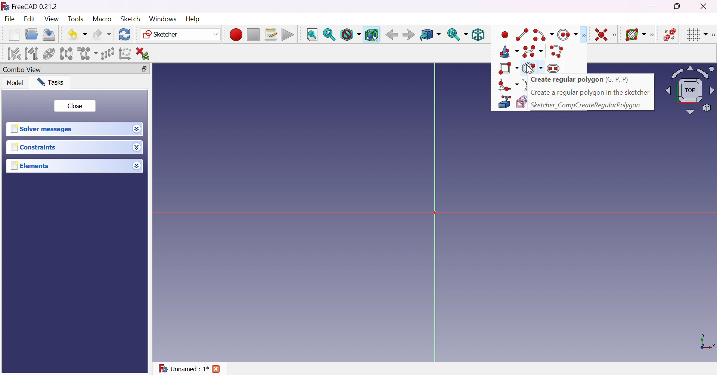  What do you see at coordinates (713, 35) in the screenshot?
I see `[Sketcher edit tools]` at bounding box center [713, 35].